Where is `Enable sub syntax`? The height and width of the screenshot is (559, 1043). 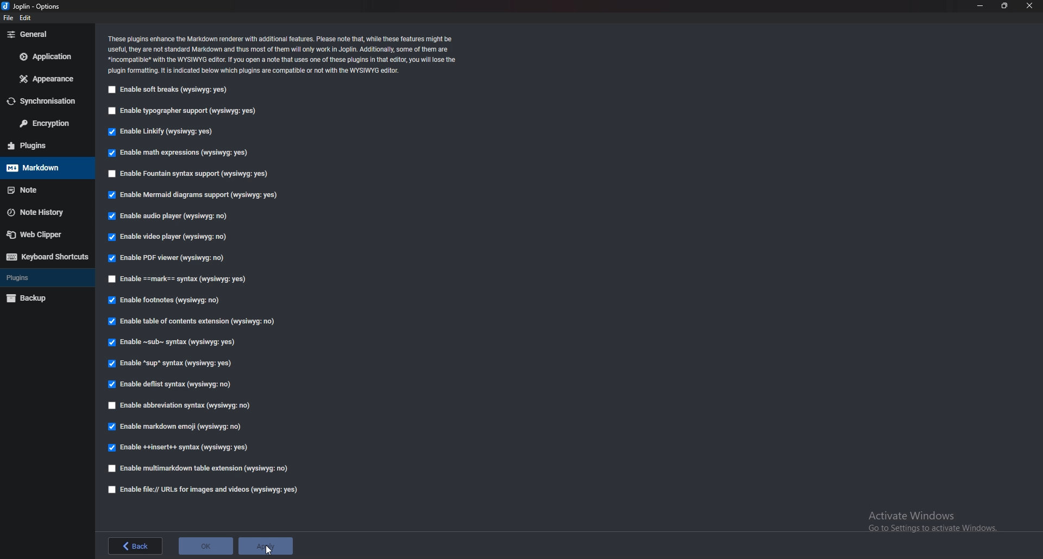 Enable sub syntax is located at coordinates (169, 345).